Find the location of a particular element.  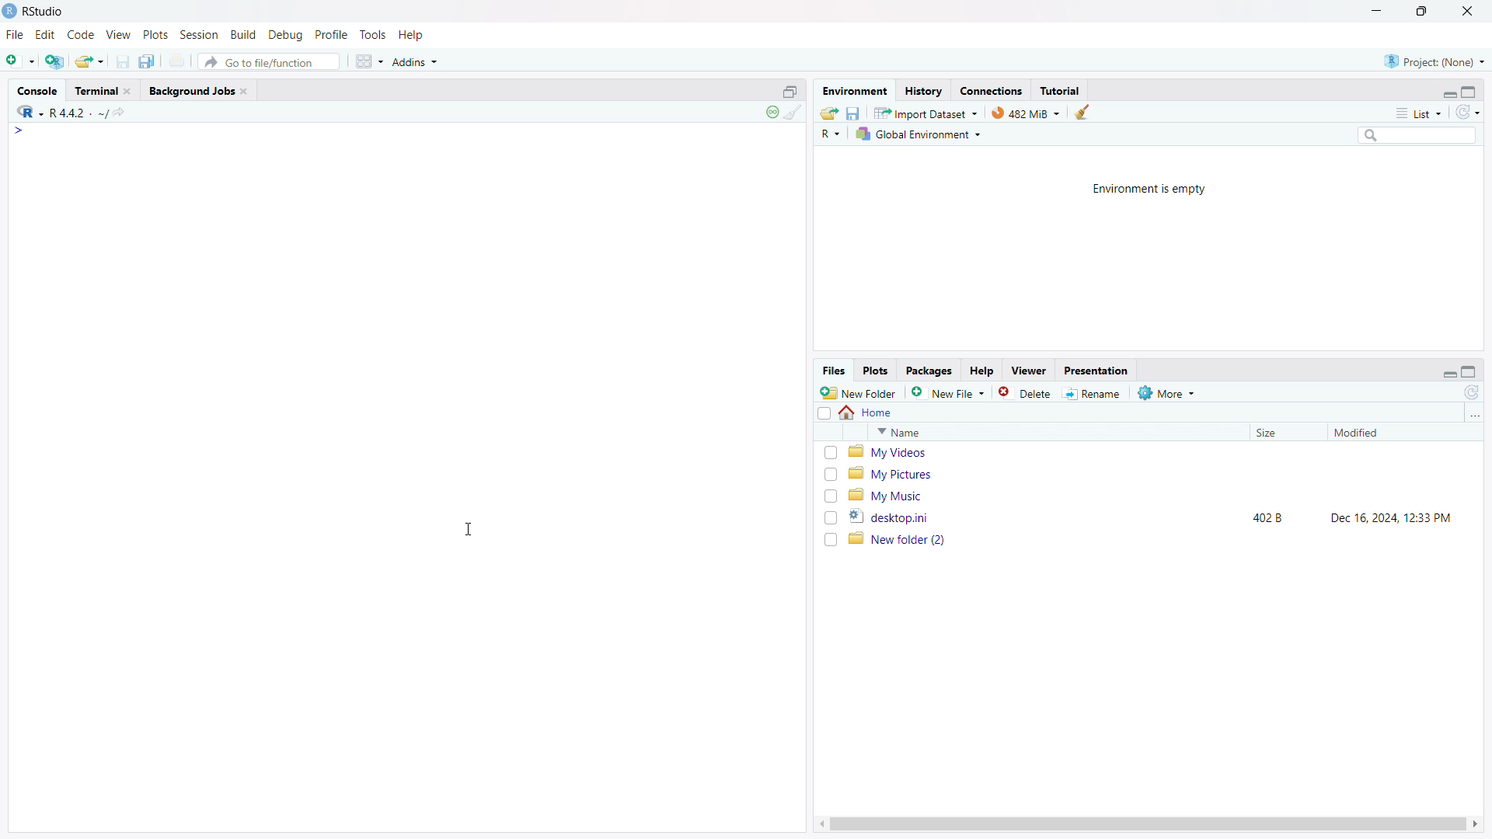

presentation is located at coordinates (1097, 370).